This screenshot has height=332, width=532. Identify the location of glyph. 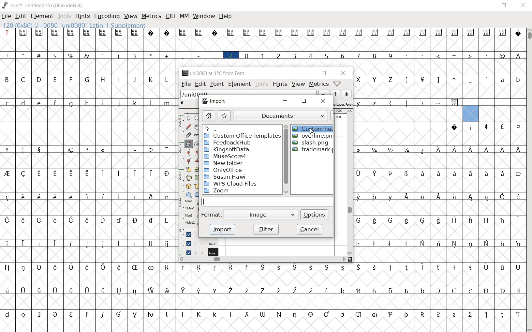
(7, 197).